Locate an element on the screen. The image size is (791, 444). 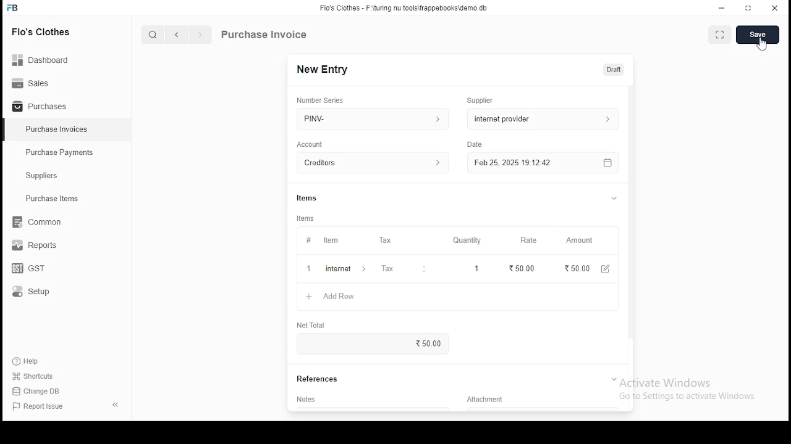
gst is located at coordinates (28, 269).